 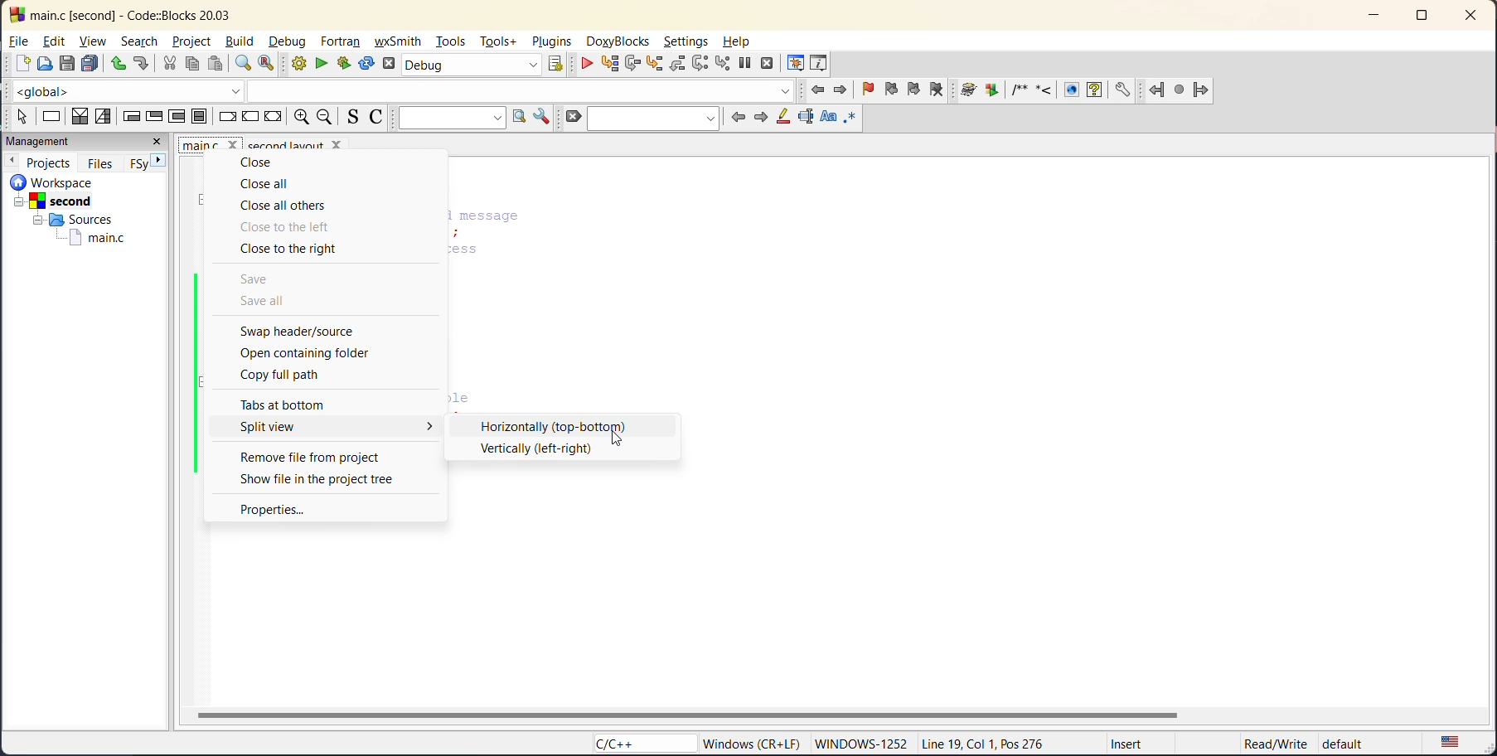 I want to click on close to the right, so click(x=301, y=250).